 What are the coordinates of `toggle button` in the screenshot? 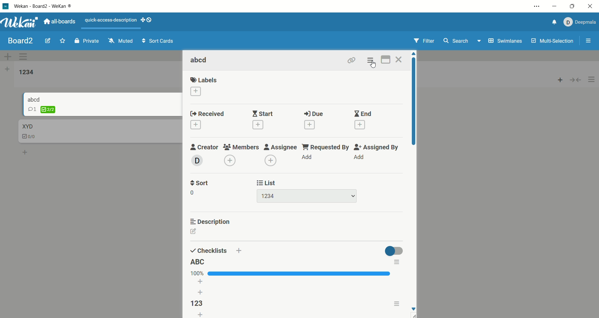 It's located at (394, 250).